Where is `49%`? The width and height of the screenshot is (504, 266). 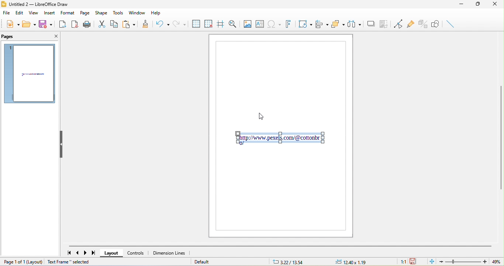 49% is located at coordinates (497, 262).